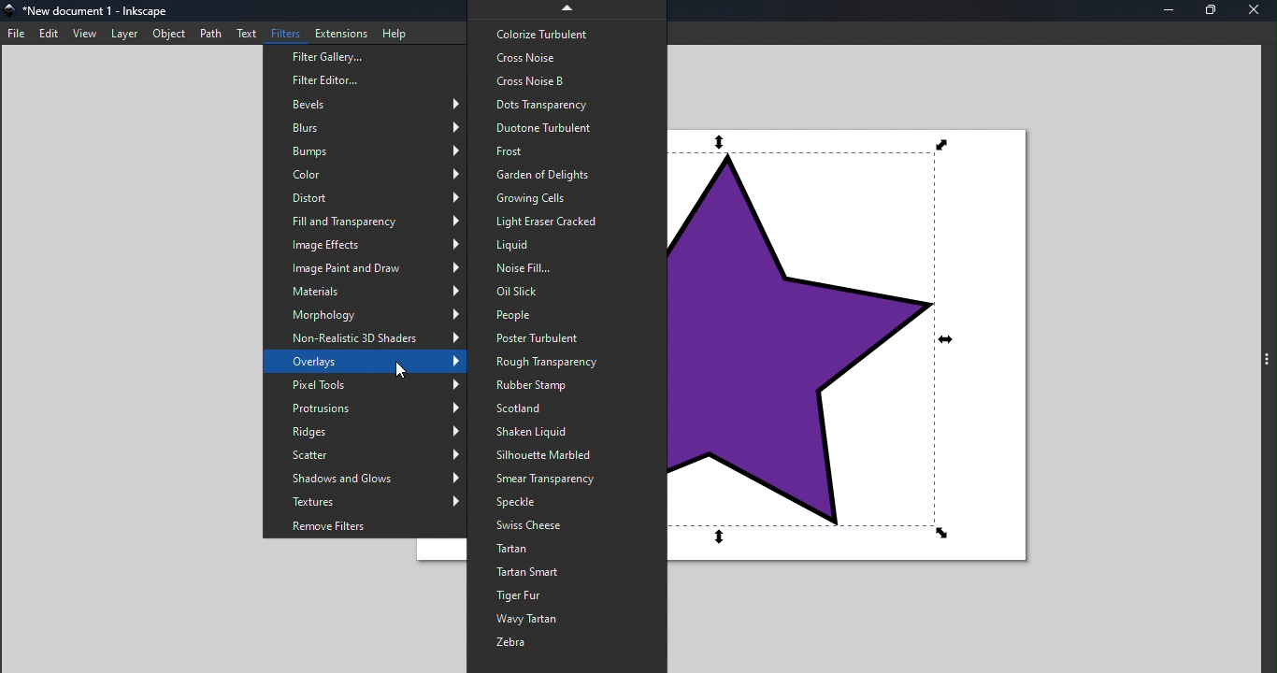  Describe the element at coordinates (564, 363) in the screenshot. I see `Rough transparency` at that location.